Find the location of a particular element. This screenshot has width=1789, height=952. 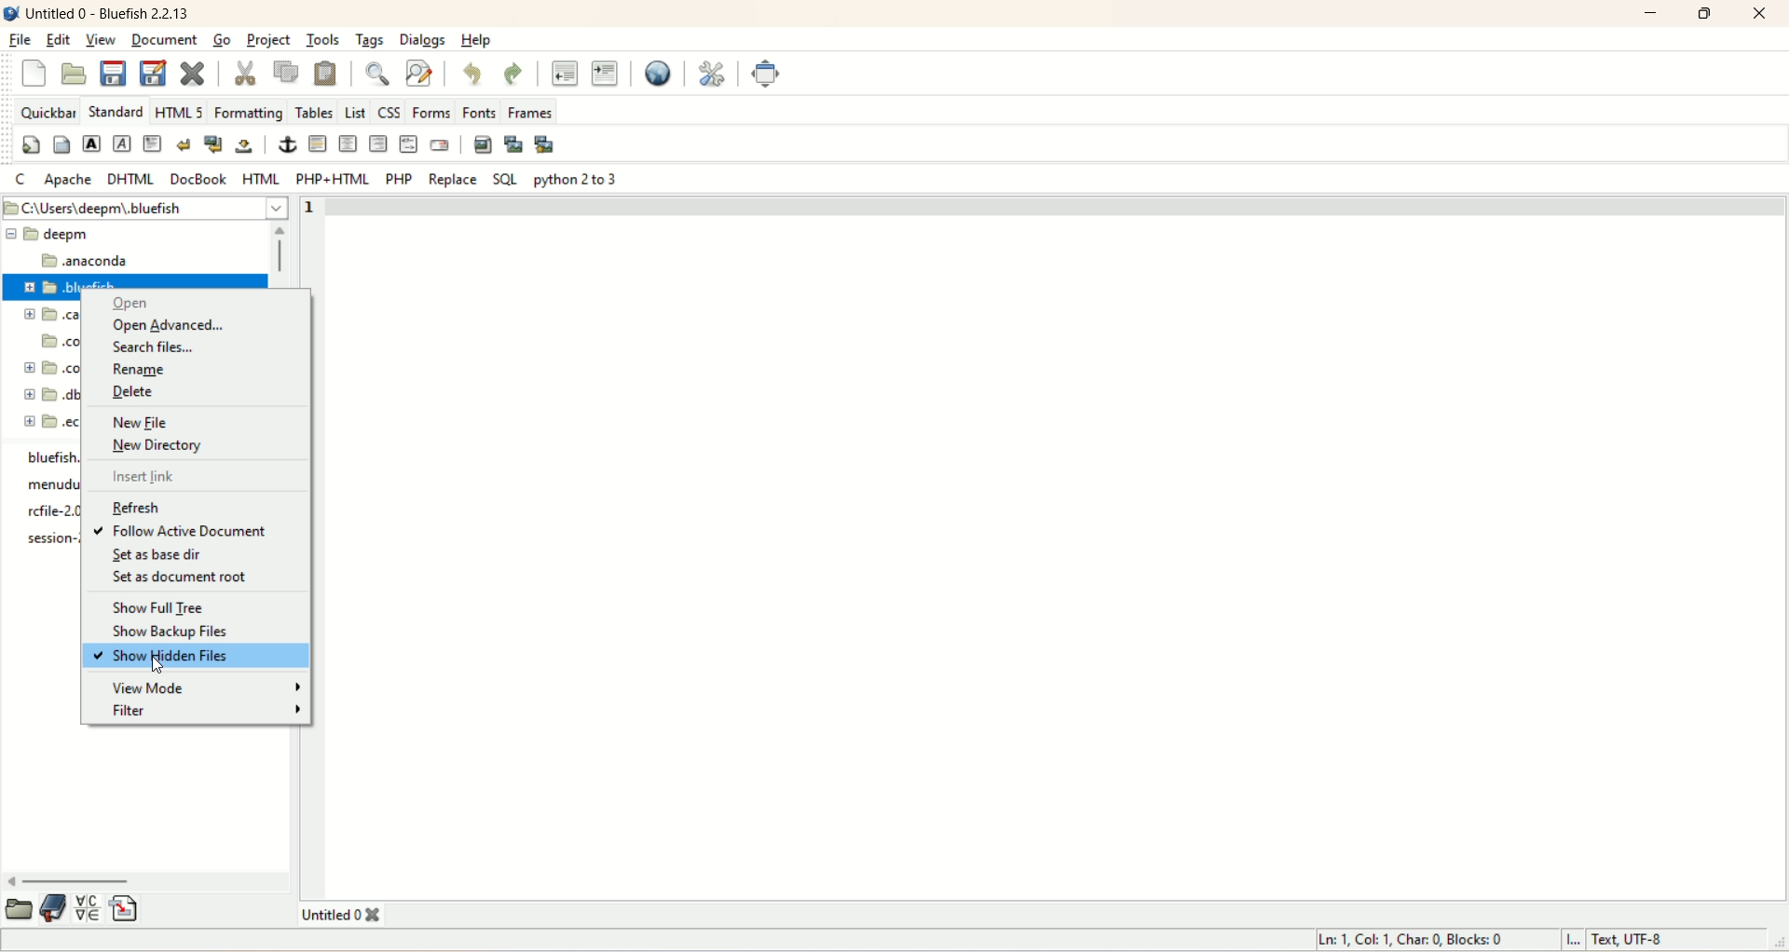

multi-thumbnail is located at coordinates (549, 144).